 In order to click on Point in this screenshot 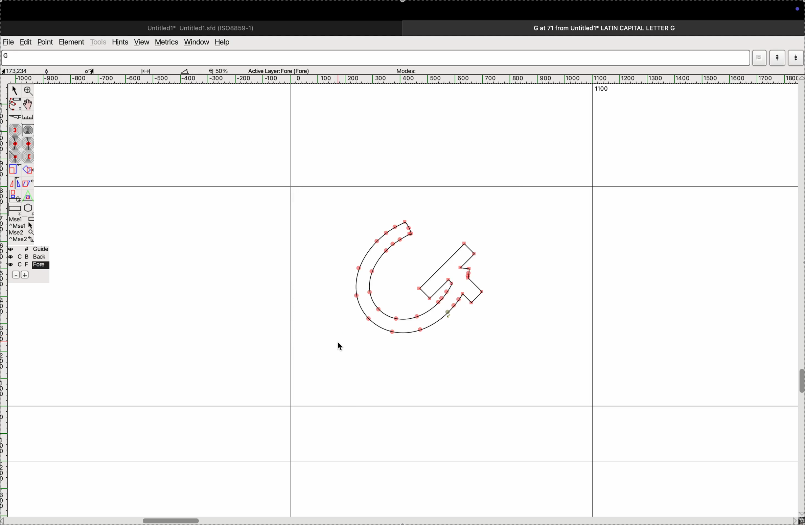, I will do `click(15, 91)`.